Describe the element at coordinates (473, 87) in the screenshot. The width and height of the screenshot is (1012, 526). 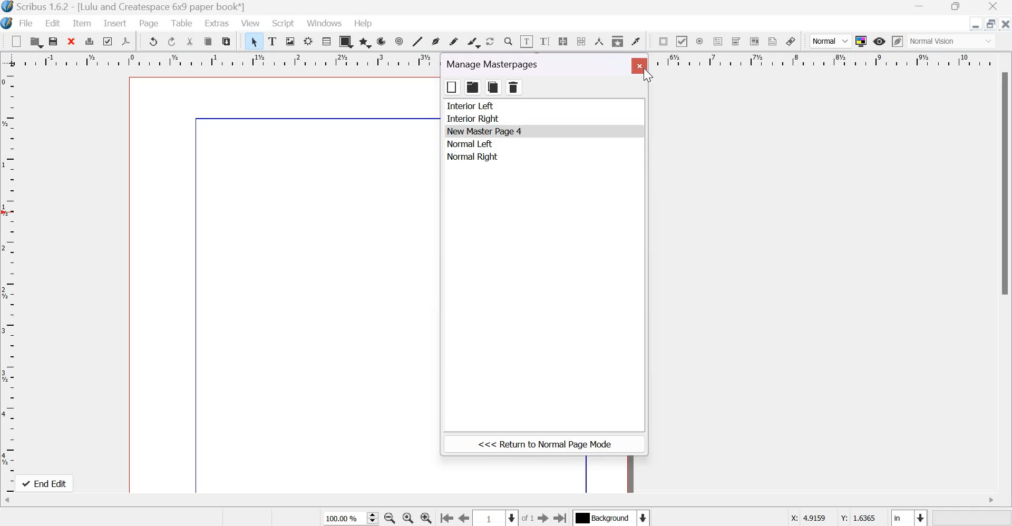
I see `folder` at that location.